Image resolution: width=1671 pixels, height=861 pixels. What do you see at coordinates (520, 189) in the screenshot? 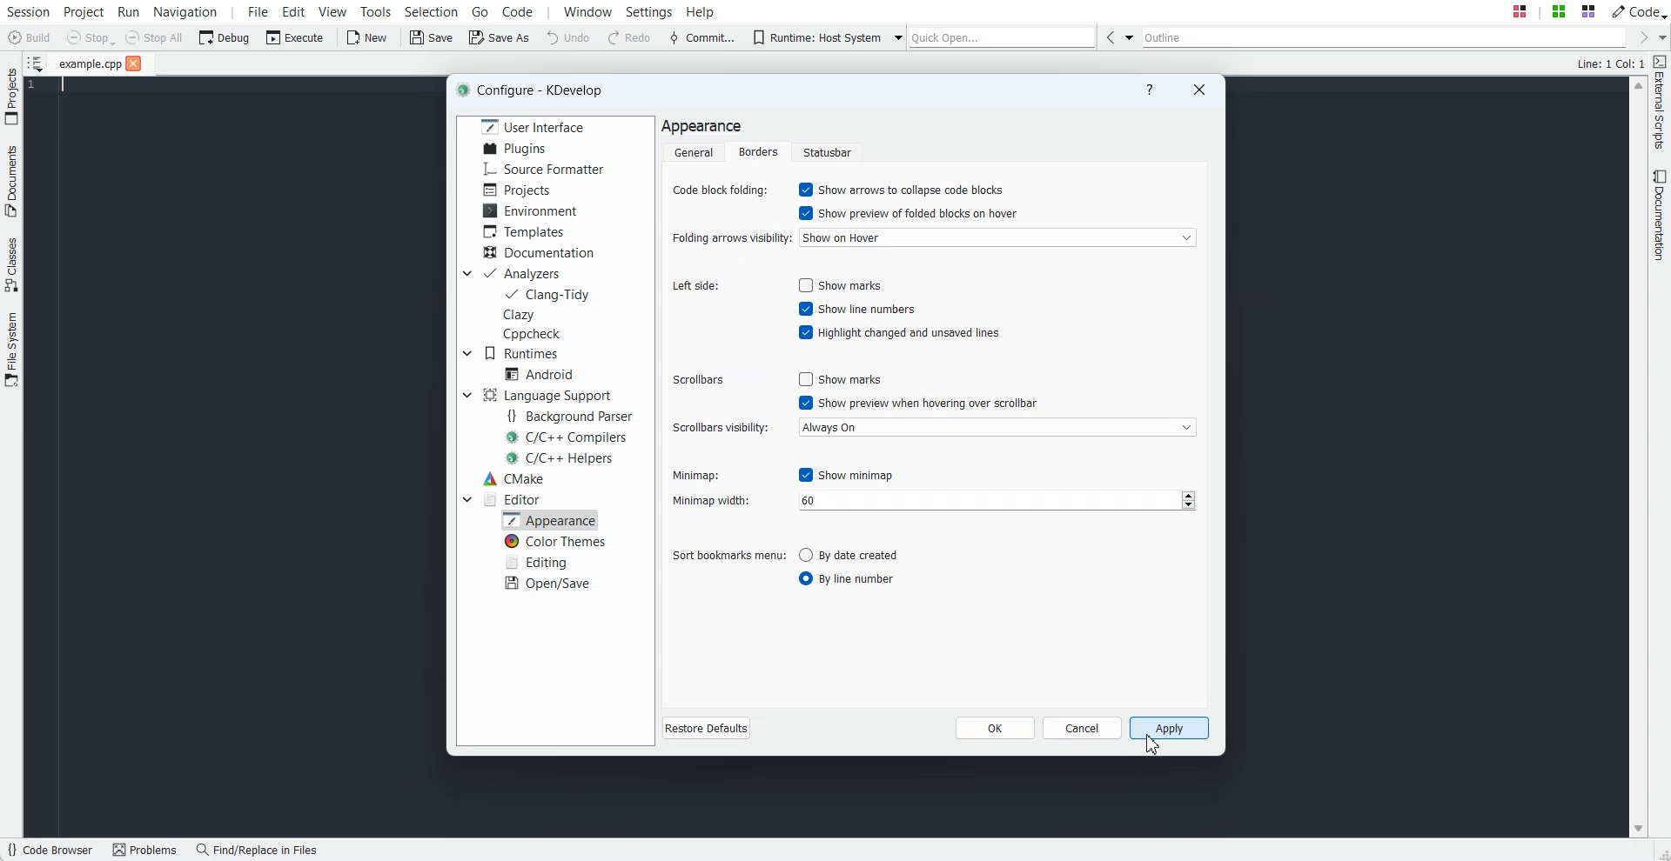
I see `Projects` at bounding box center [520, 189].